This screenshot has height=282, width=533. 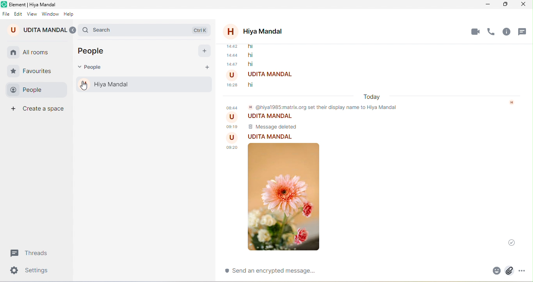 I want to click on time, so click(x=233, y=127).